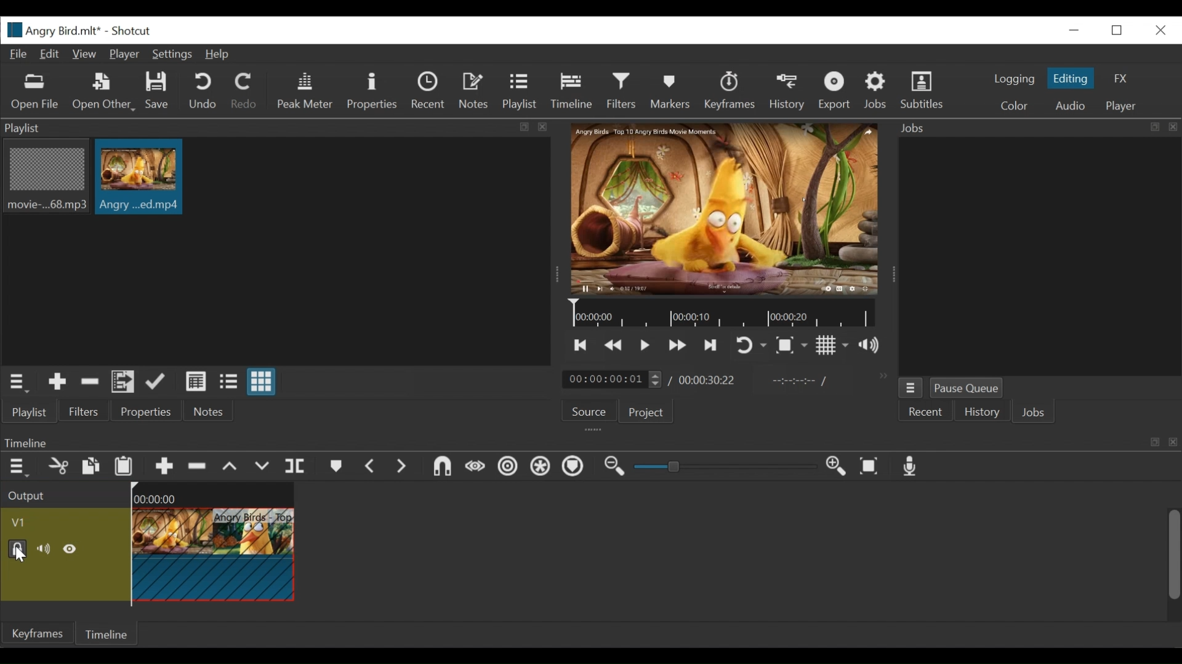 Image resolution: width=1182 pixels, height=664 pixels. I want to click on Playlist, so click(521, 92).